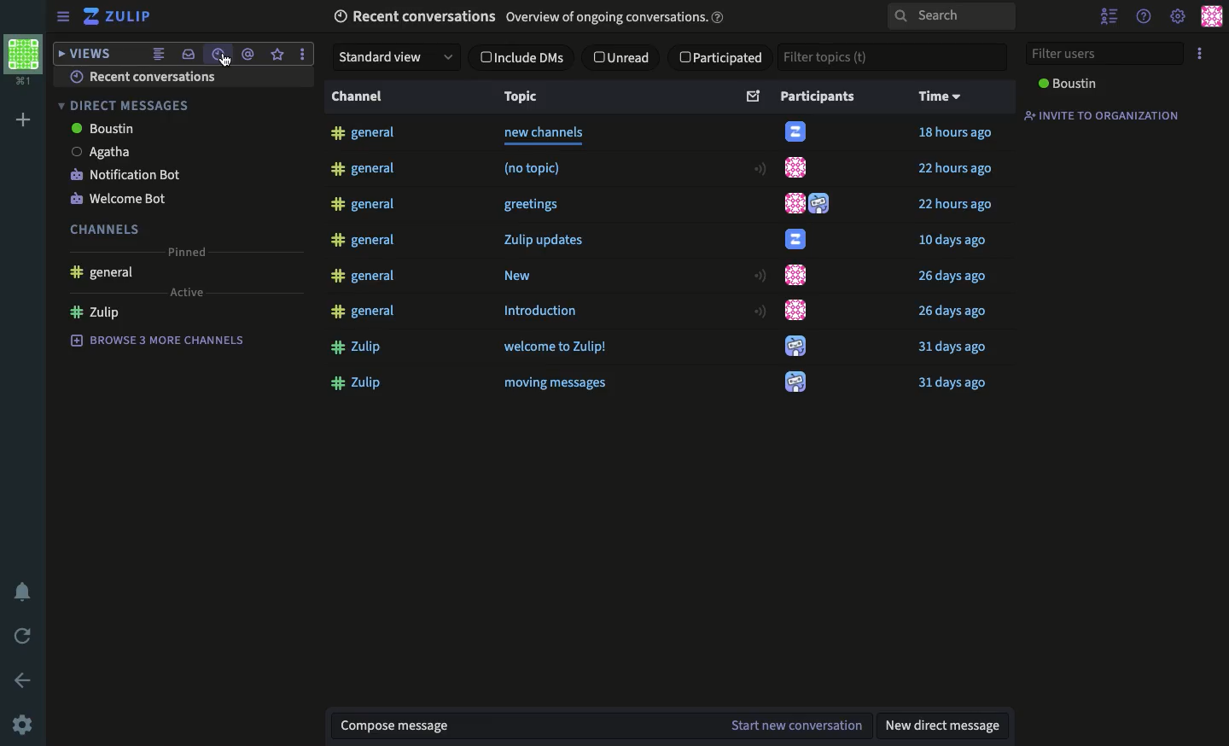  What do you see at coordinates (119, 200) in the screenshot?
I see `welcome bot` at bounding box center [119, 200].